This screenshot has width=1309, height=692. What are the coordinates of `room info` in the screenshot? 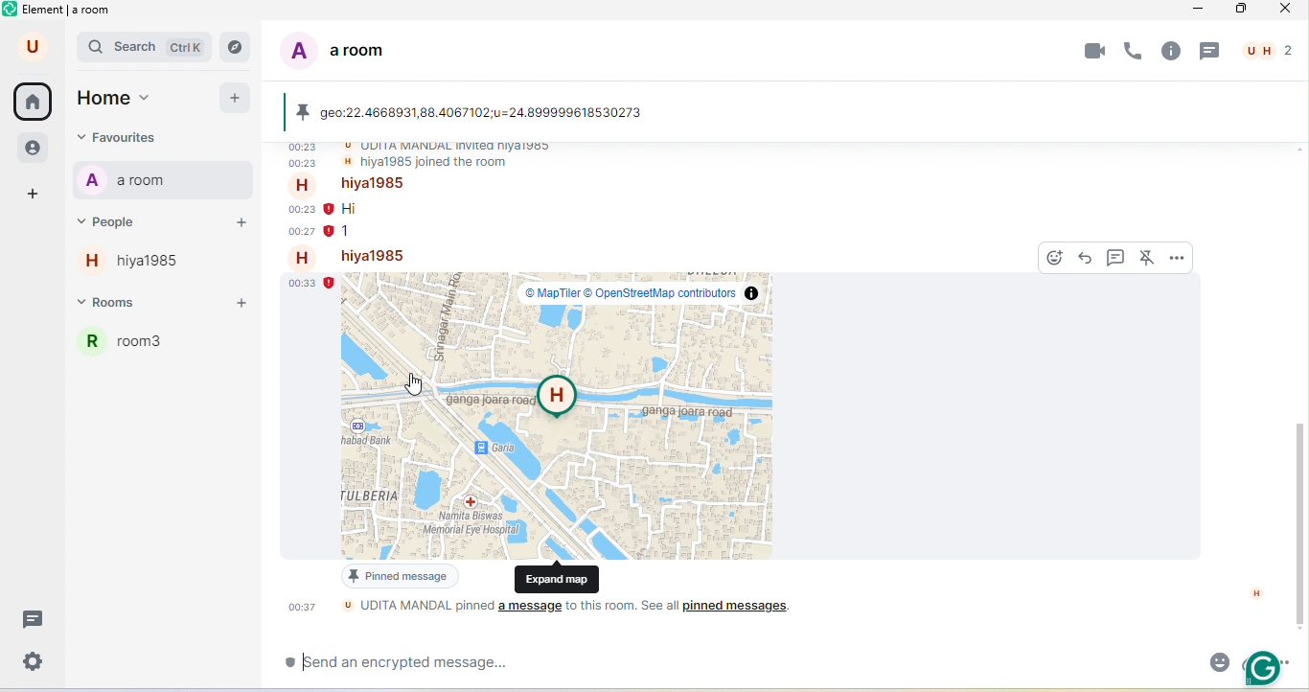 It's located at (1171, 51).